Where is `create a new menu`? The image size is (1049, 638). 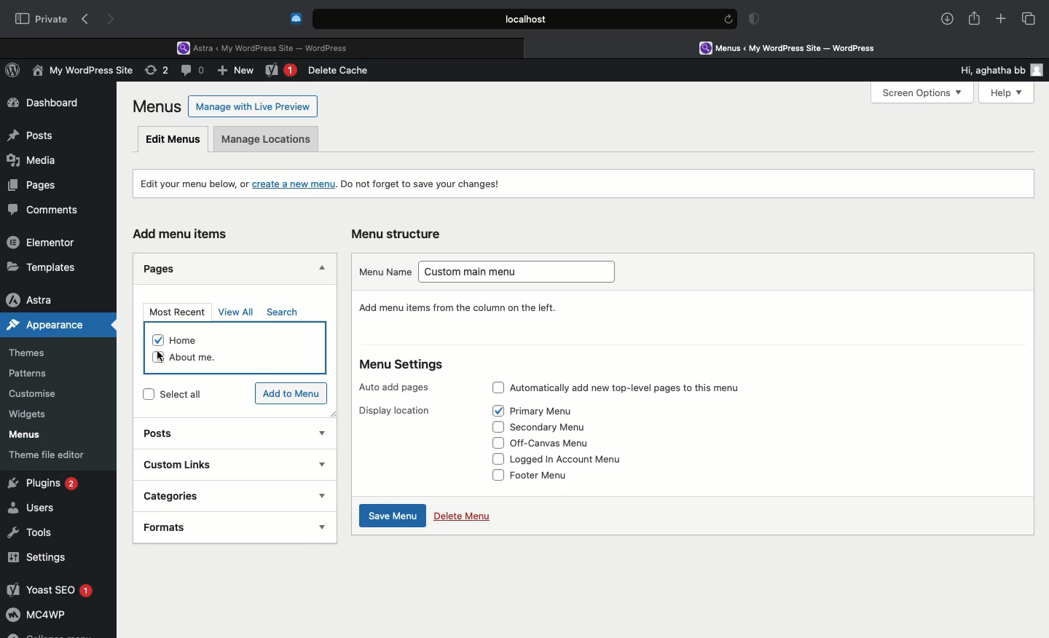
create a new menu is located at coordinates (295, 183).